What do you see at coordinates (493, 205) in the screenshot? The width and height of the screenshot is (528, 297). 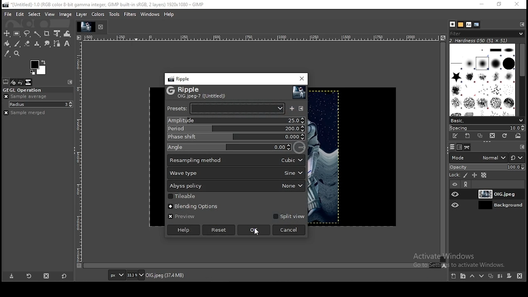 I see `layer 1` at bounding box center [493, 205].